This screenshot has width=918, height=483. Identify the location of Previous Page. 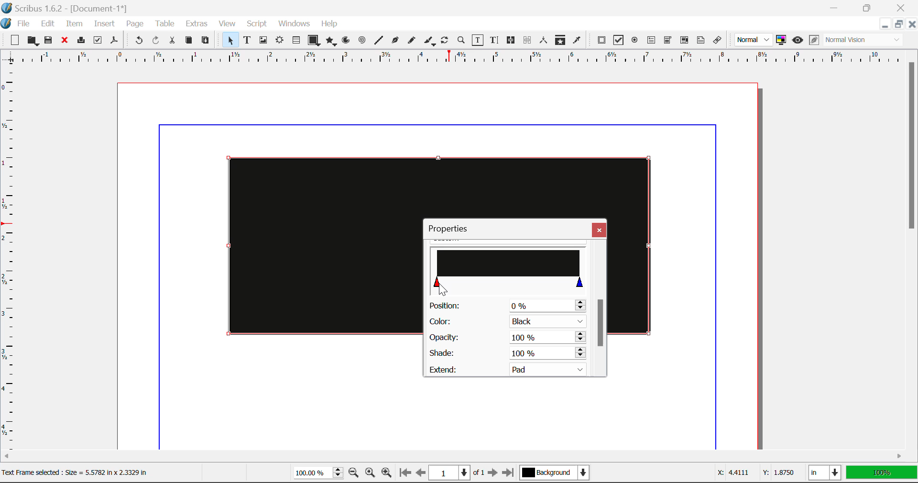
(421, 474).